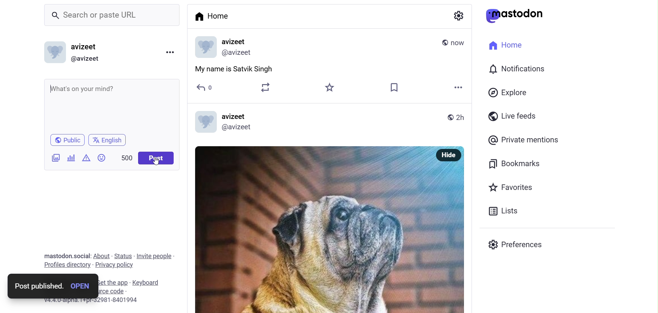 Image resolution: width=658 pixels, height=313 pixels. Describe the element at coordinates (519, 69) in the screenshot. I see `Notifications` at that location.